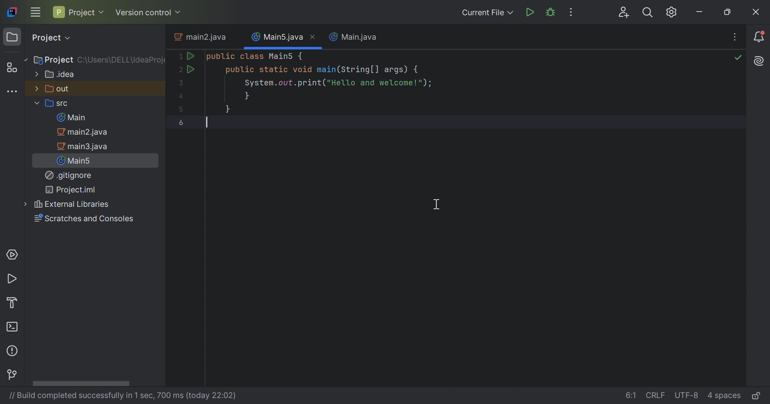  I want to click on line separation: \r\n, so click(657, 396).